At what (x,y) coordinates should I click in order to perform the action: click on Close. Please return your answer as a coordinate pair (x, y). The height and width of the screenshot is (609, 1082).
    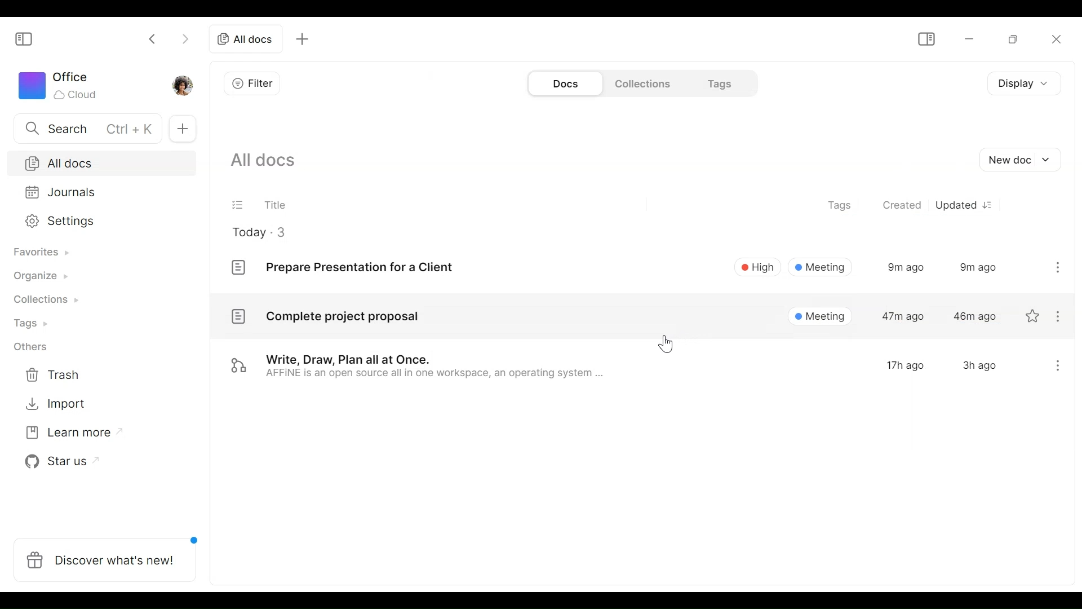
    Looking at the image, I should click on (1054, 38).